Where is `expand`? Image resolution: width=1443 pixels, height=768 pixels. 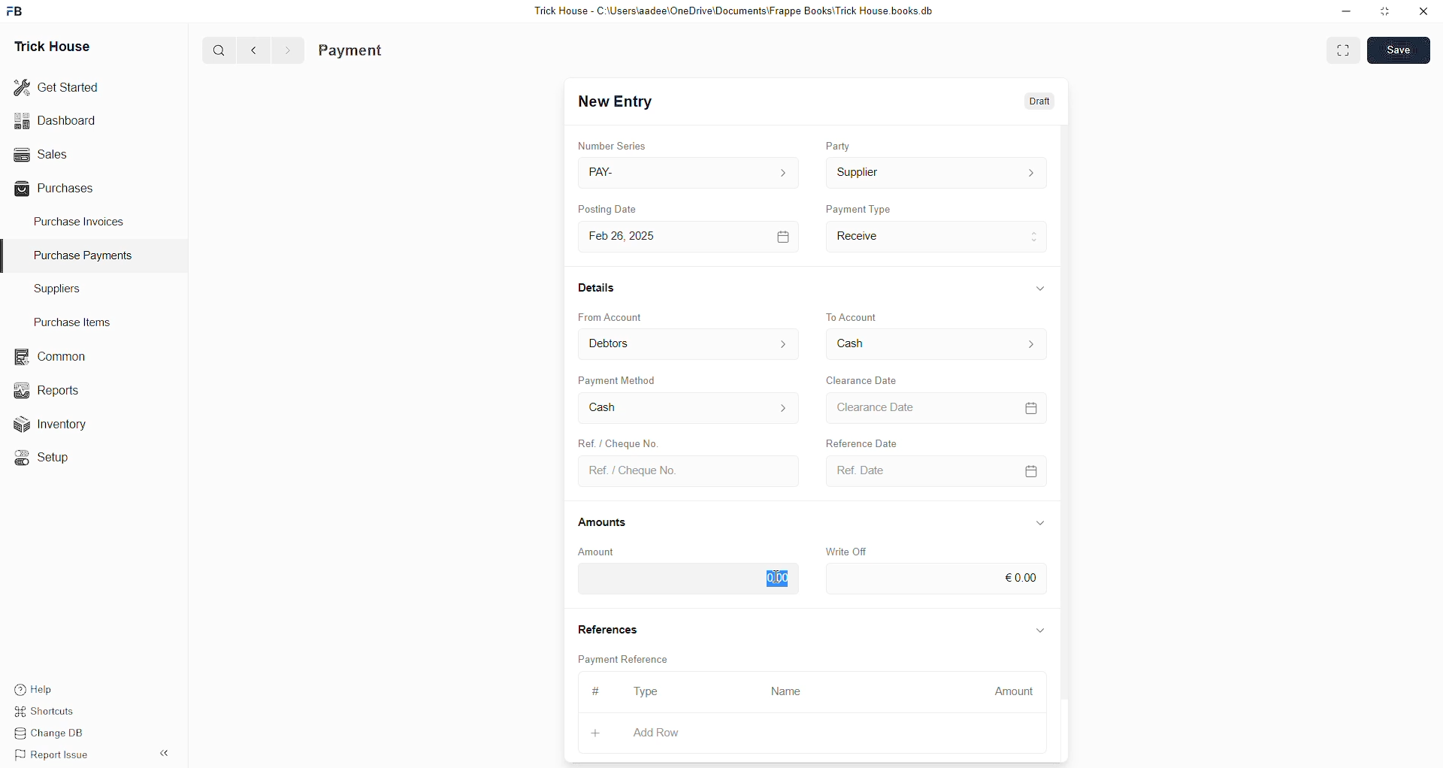 expand is located at coordinates (167, 753).